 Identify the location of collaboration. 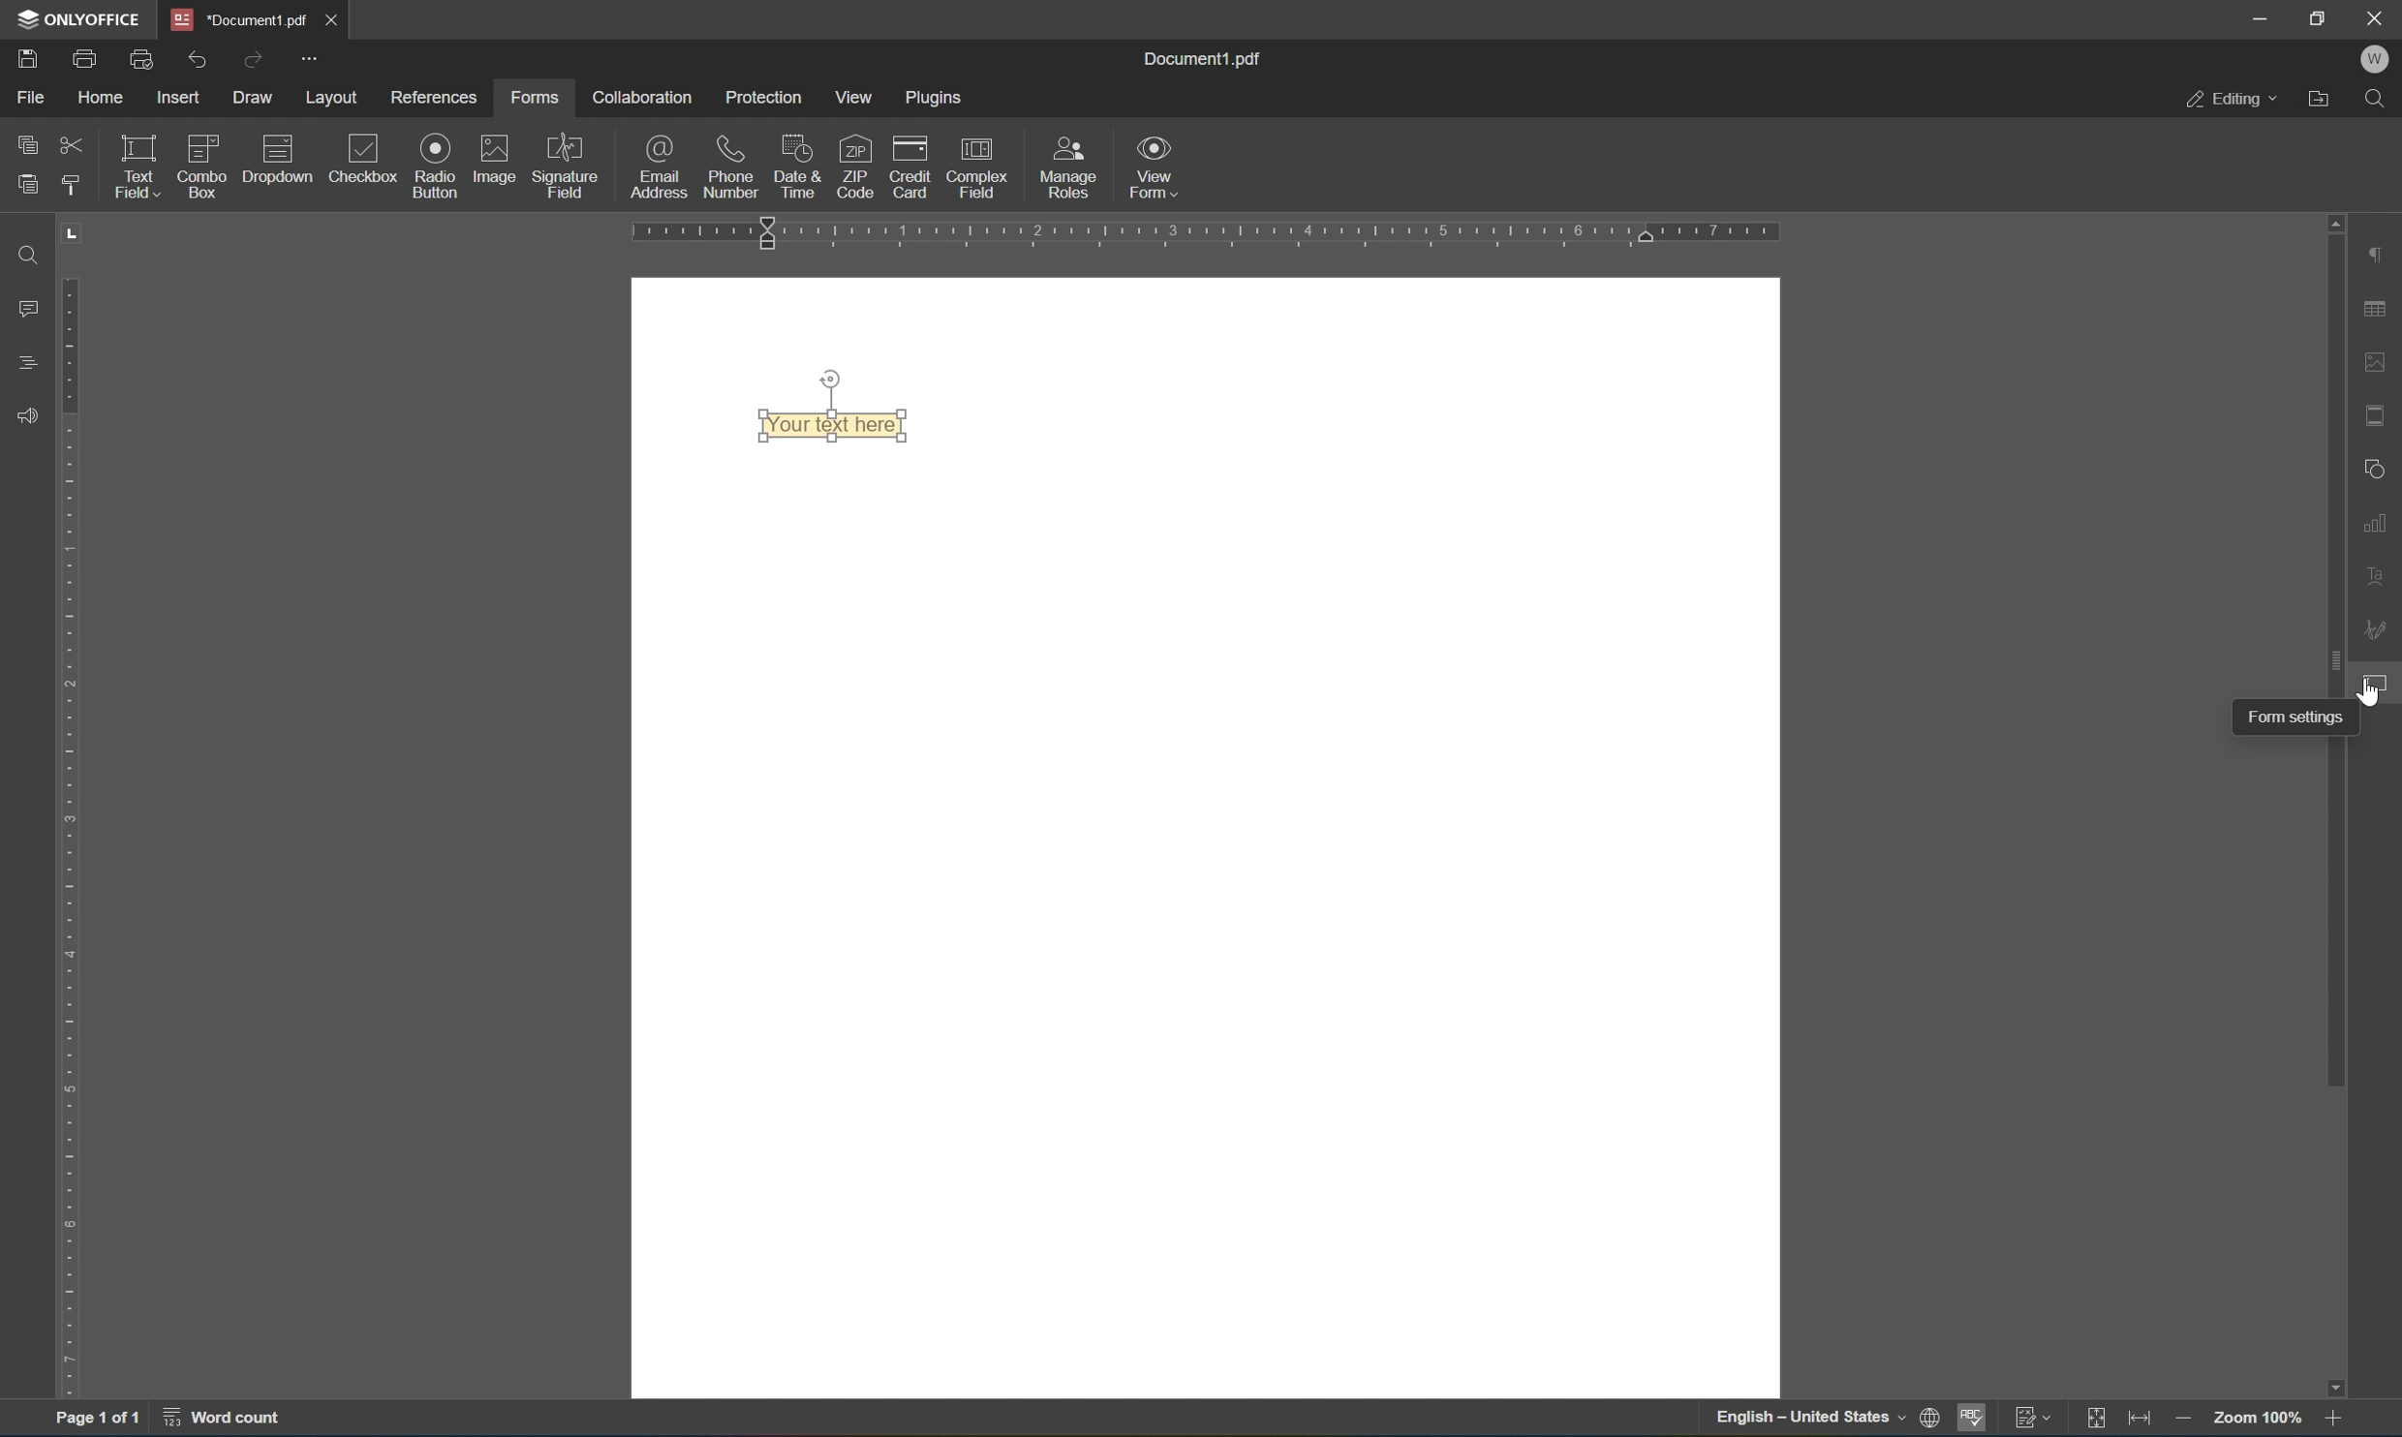
(646, 99).